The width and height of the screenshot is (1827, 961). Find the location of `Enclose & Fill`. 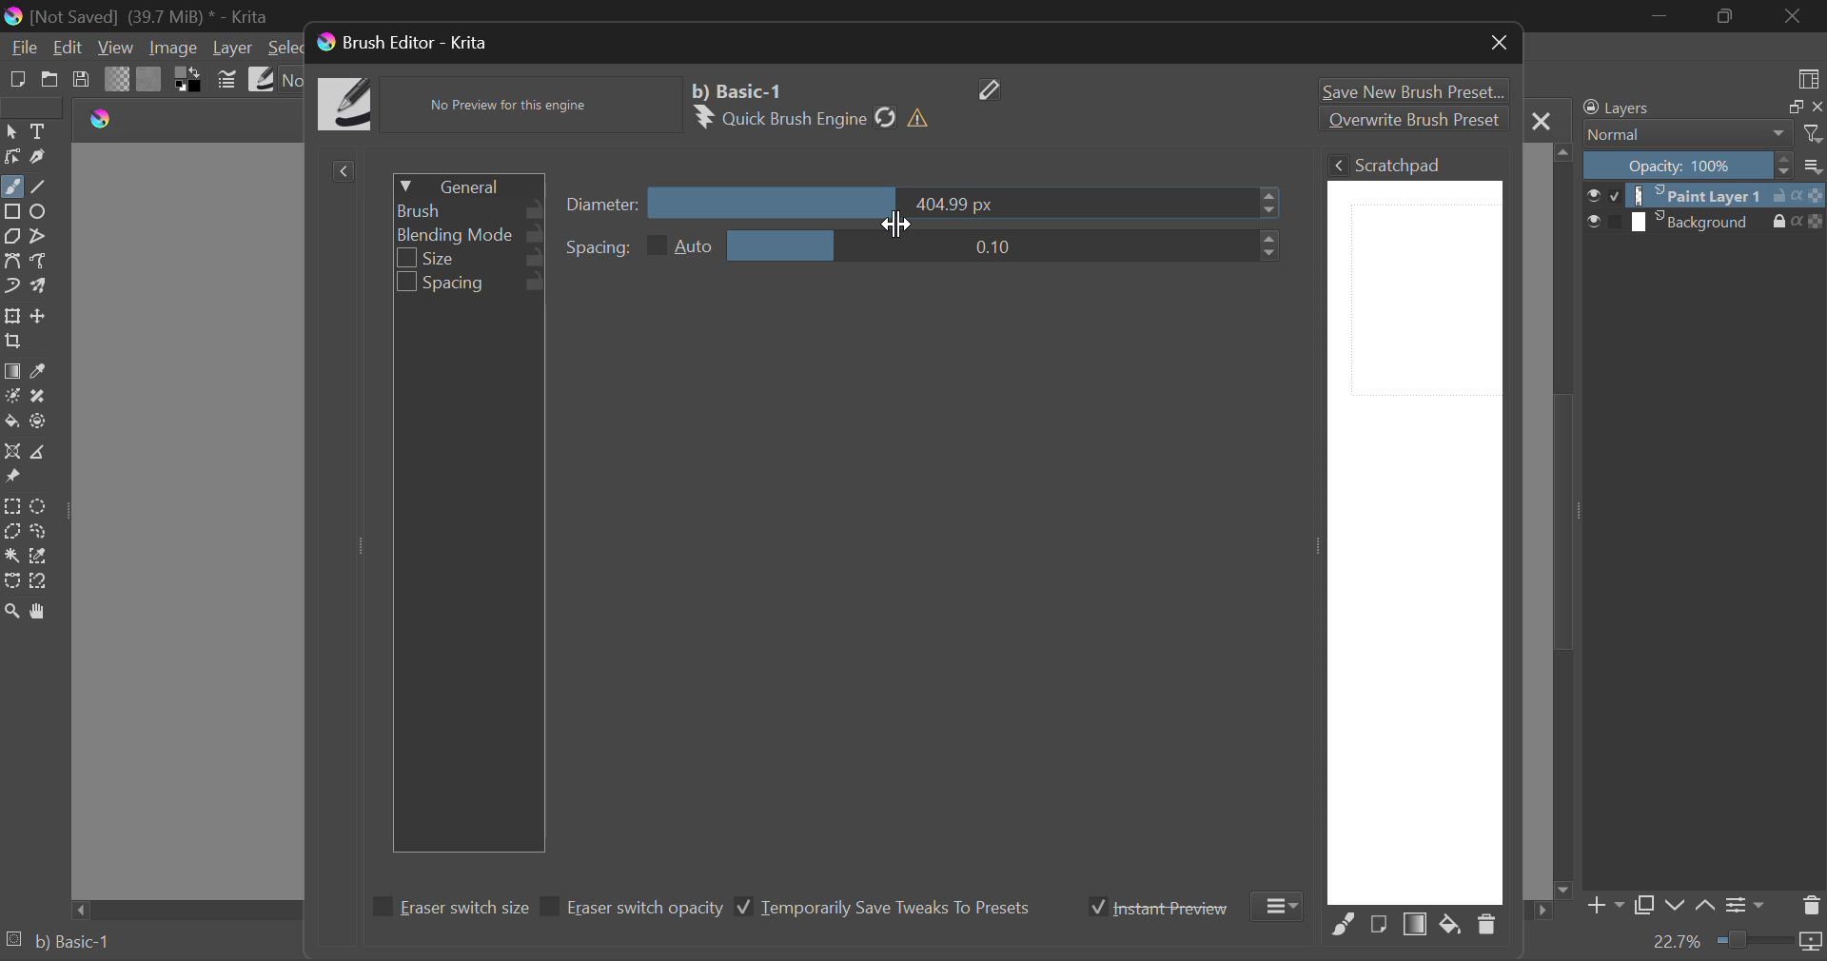

Enclose & Fill is located at coordinates (39, 421).